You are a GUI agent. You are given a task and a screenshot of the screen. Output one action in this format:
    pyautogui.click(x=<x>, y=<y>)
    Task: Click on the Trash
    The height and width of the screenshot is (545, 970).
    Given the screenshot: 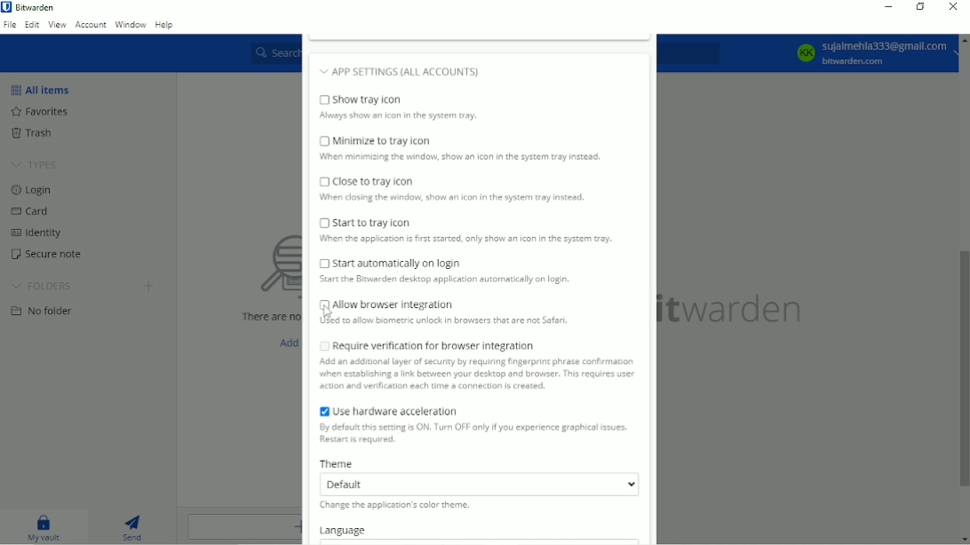 What is the action you would take?
    pyautogui.click(x=32, y=133)
    